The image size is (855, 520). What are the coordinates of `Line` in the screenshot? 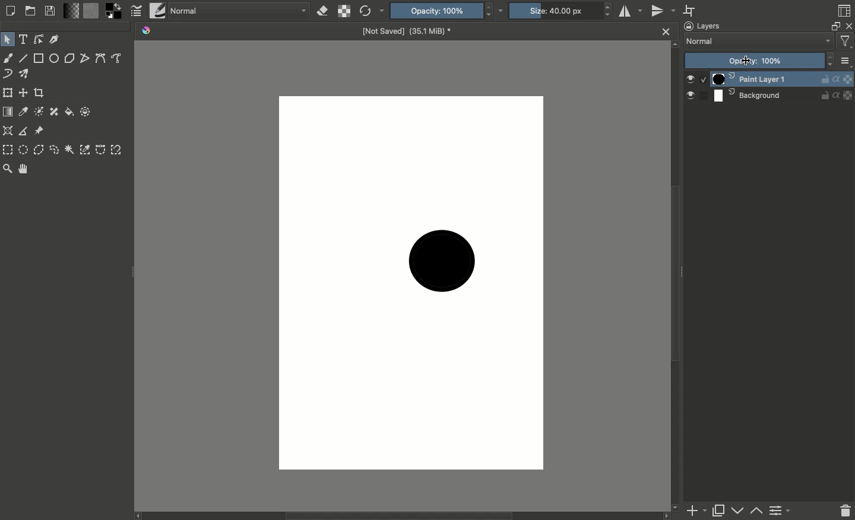 It's located at (23, 58).